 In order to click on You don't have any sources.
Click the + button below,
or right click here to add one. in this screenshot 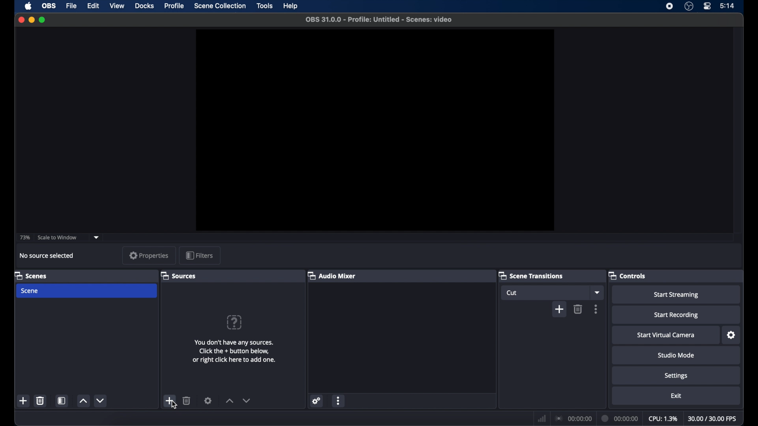, I will do `click(234, 353)`.